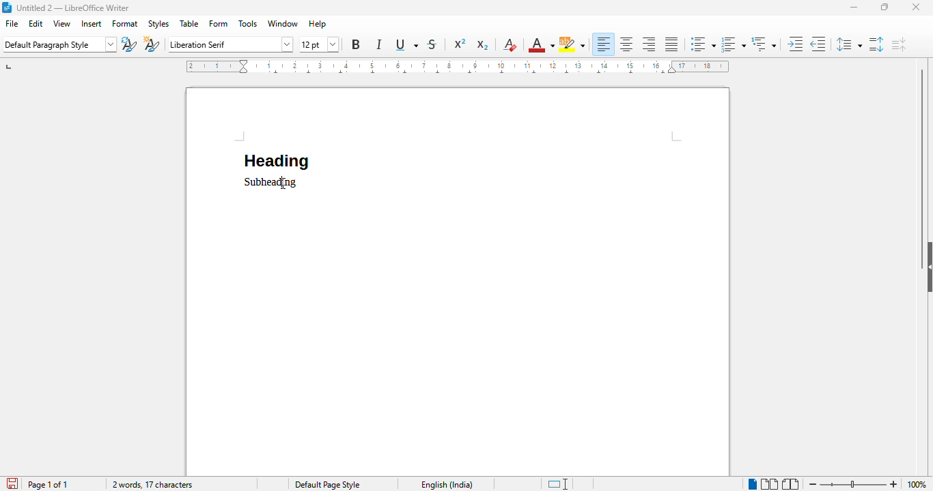 Image resolution: width=933 pixels, height=491 pixels. I want to click on ruler, so click(458, 66).